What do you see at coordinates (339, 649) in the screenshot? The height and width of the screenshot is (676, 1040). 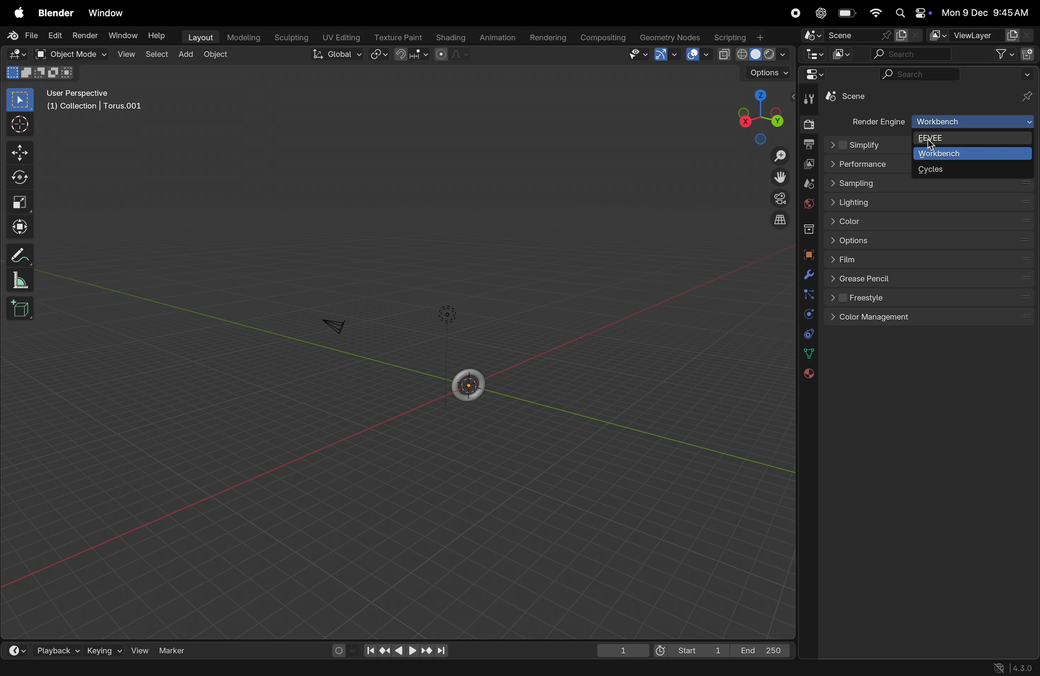 I see `auto keying` at bounding box center [339, 649].